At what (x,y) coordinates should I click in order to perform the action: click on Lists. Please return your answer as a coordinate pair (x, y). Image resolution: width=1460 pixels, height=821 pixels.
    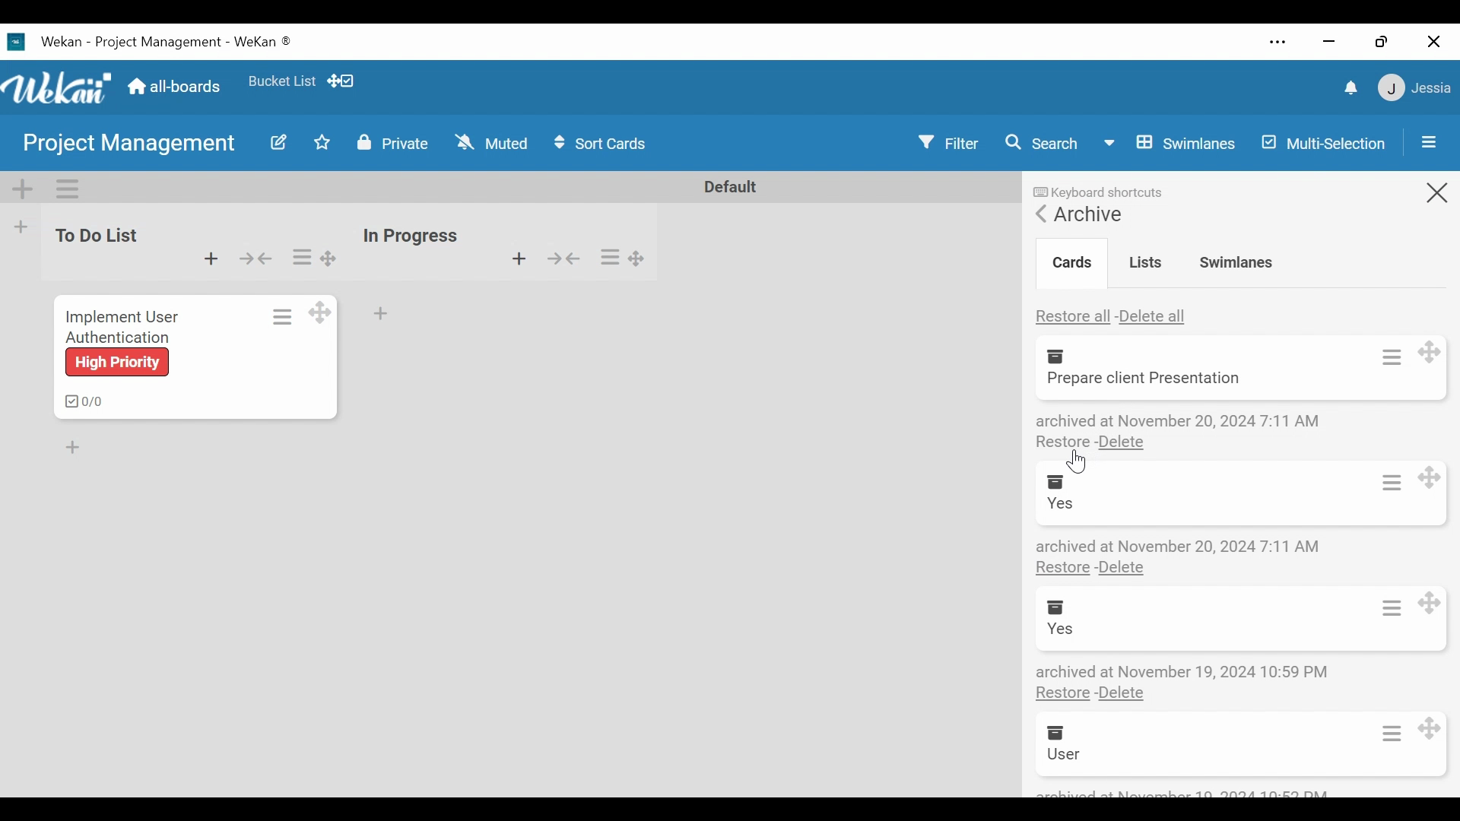
    Looking at the image, I should click on (1147, 261).